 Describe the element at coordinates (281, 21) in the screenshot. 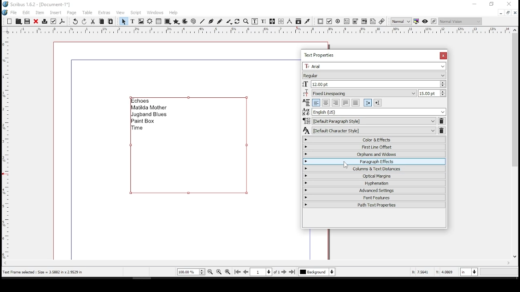

I see `unlink text frames` at that location.